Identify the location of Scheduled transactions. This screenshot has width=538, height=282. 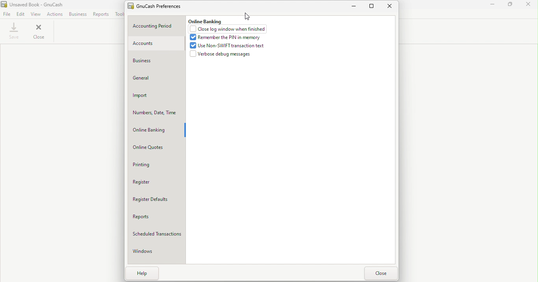
(158, 234).